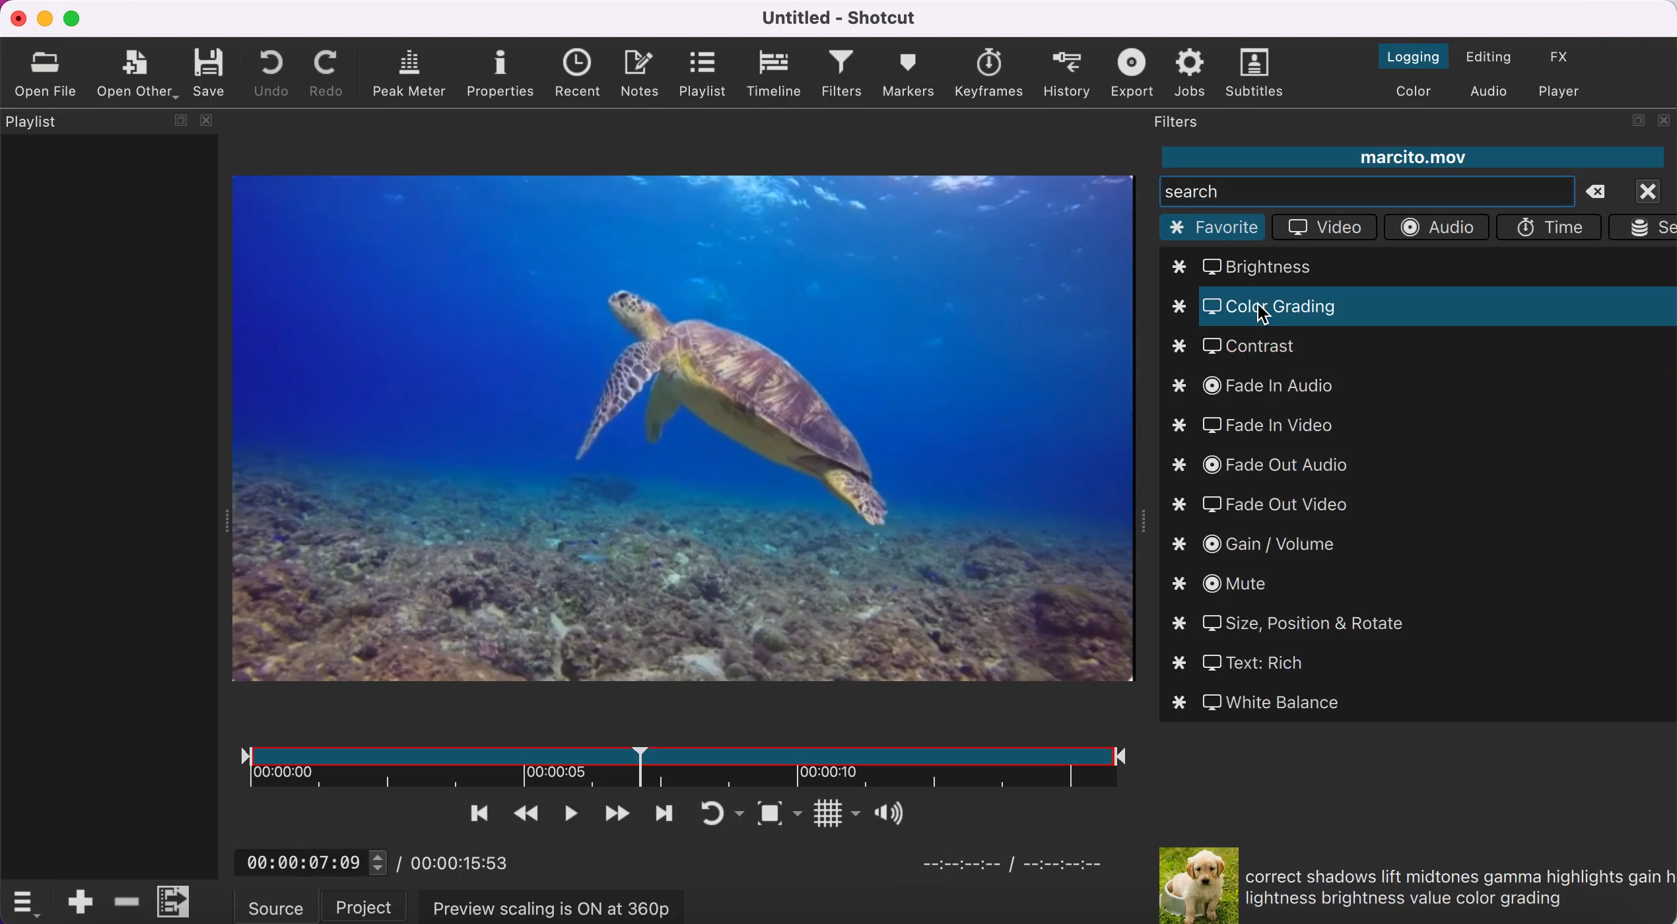 The width and height of the screenshot is (1677, 924). I want to click on undo, so click(269, 73).